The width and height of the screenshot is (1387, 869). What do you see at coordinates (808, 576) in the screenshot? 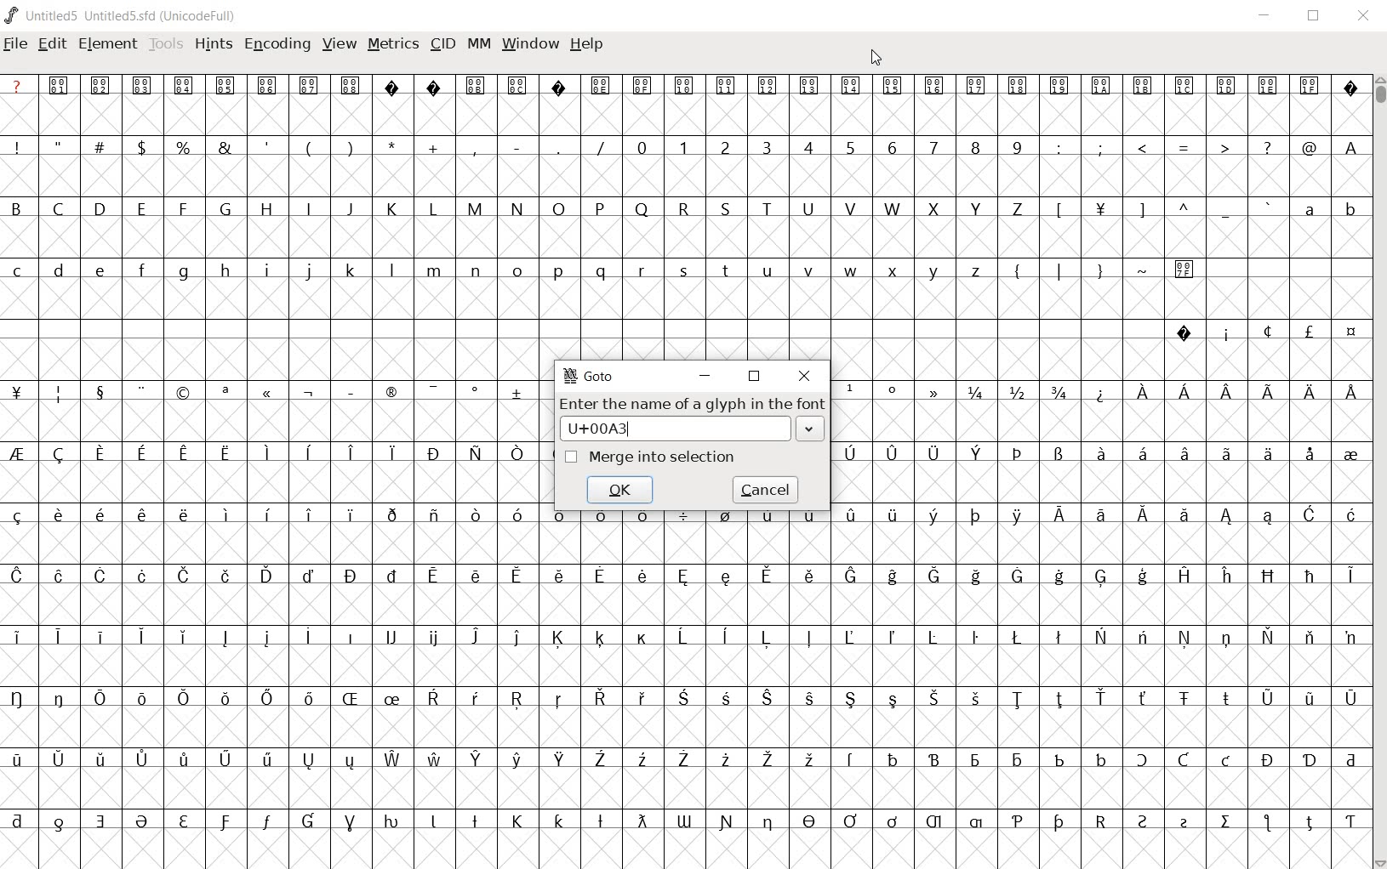
I see `Symbol` at bounding box center [808, 576].